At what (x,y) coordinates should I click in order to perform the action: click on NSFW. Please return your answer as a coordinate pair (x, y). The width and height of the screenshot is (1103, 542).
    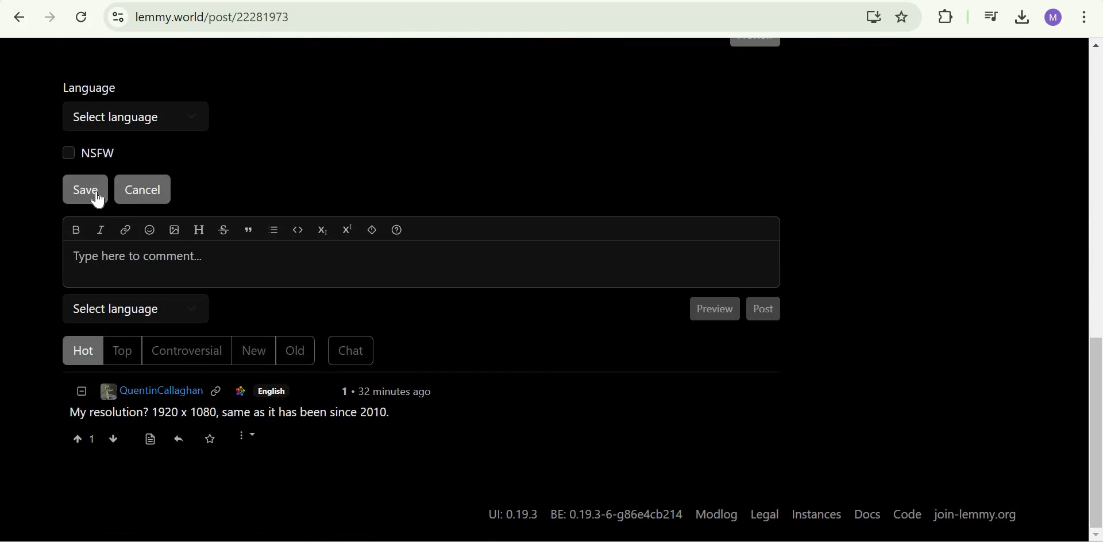
    Looking at the image, I should click on (87, 152).